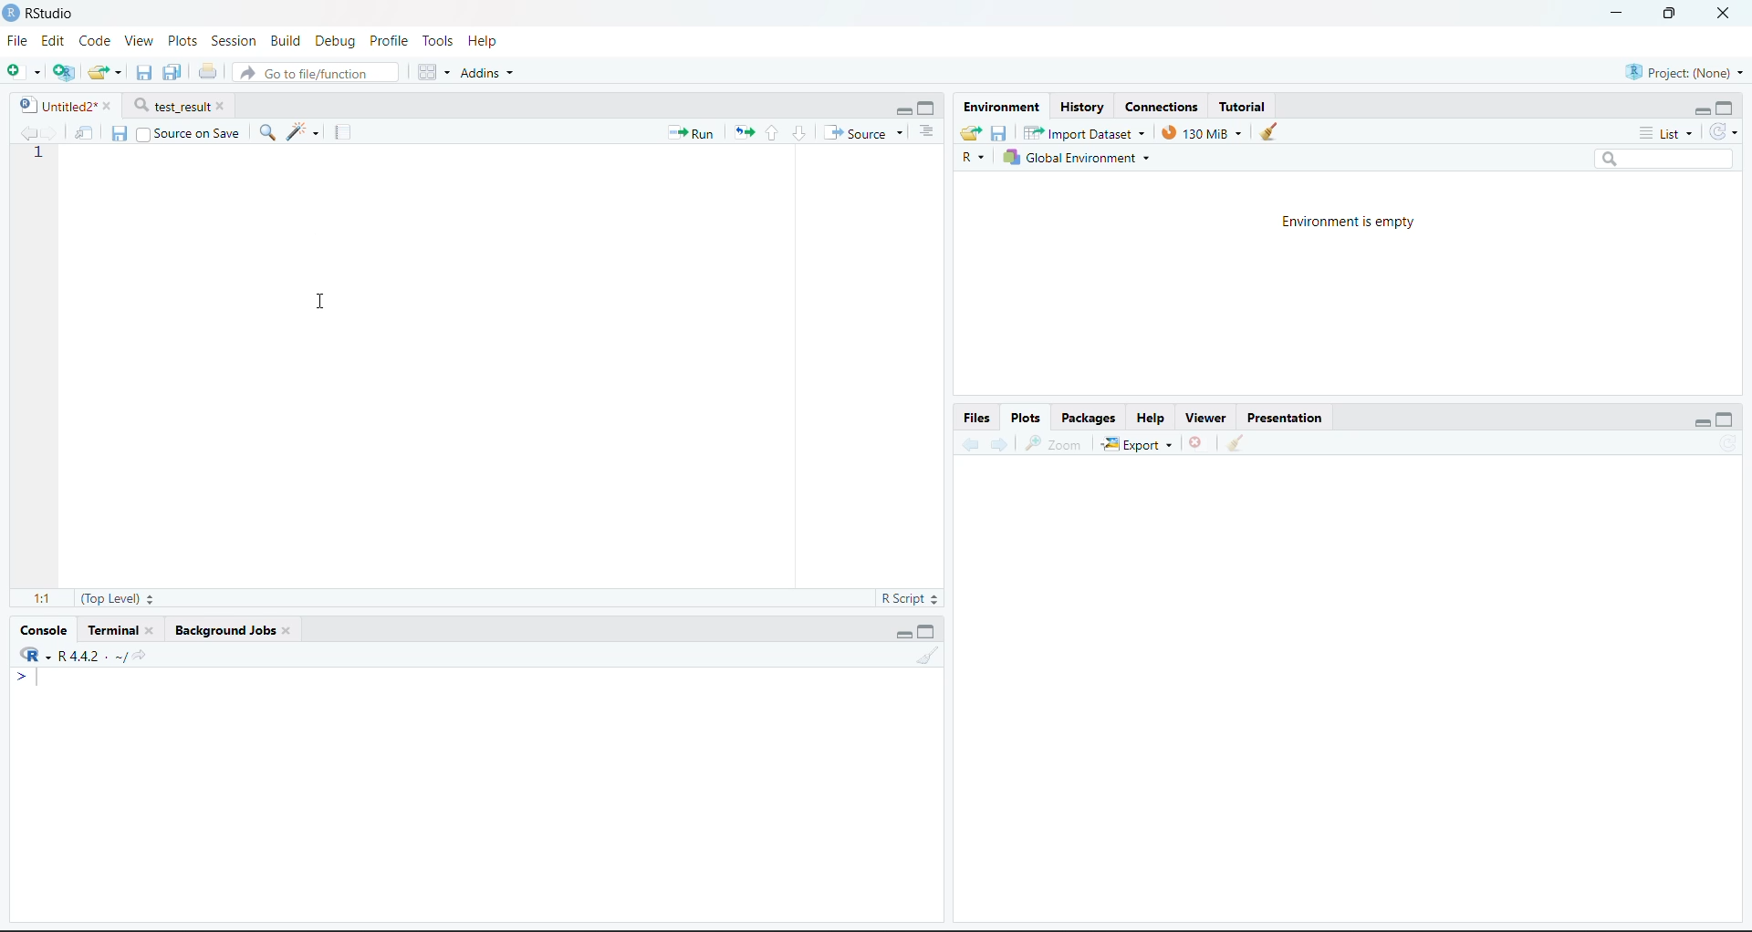  I want to click on Maximize, so click(1726, 105).